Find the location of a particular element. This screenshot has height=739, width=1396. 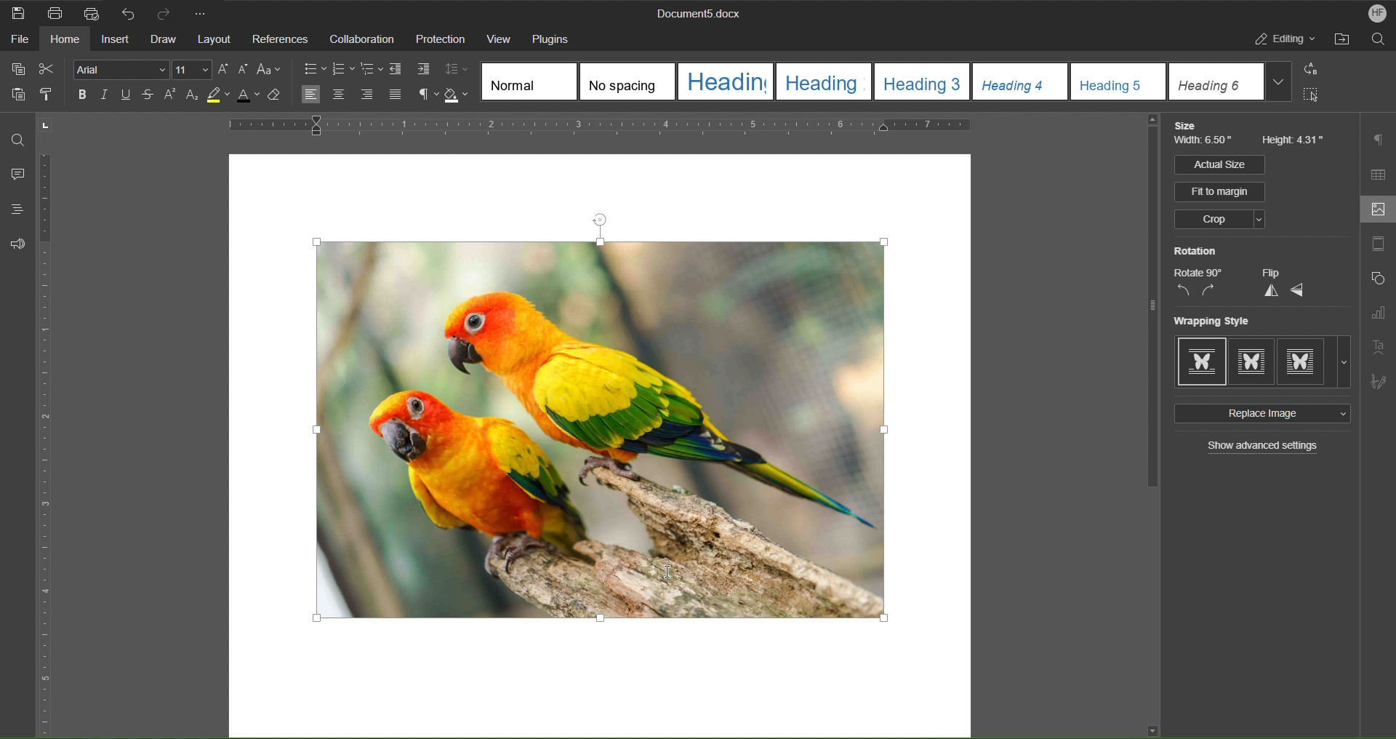

Lists is located at coordinates (343, 68).